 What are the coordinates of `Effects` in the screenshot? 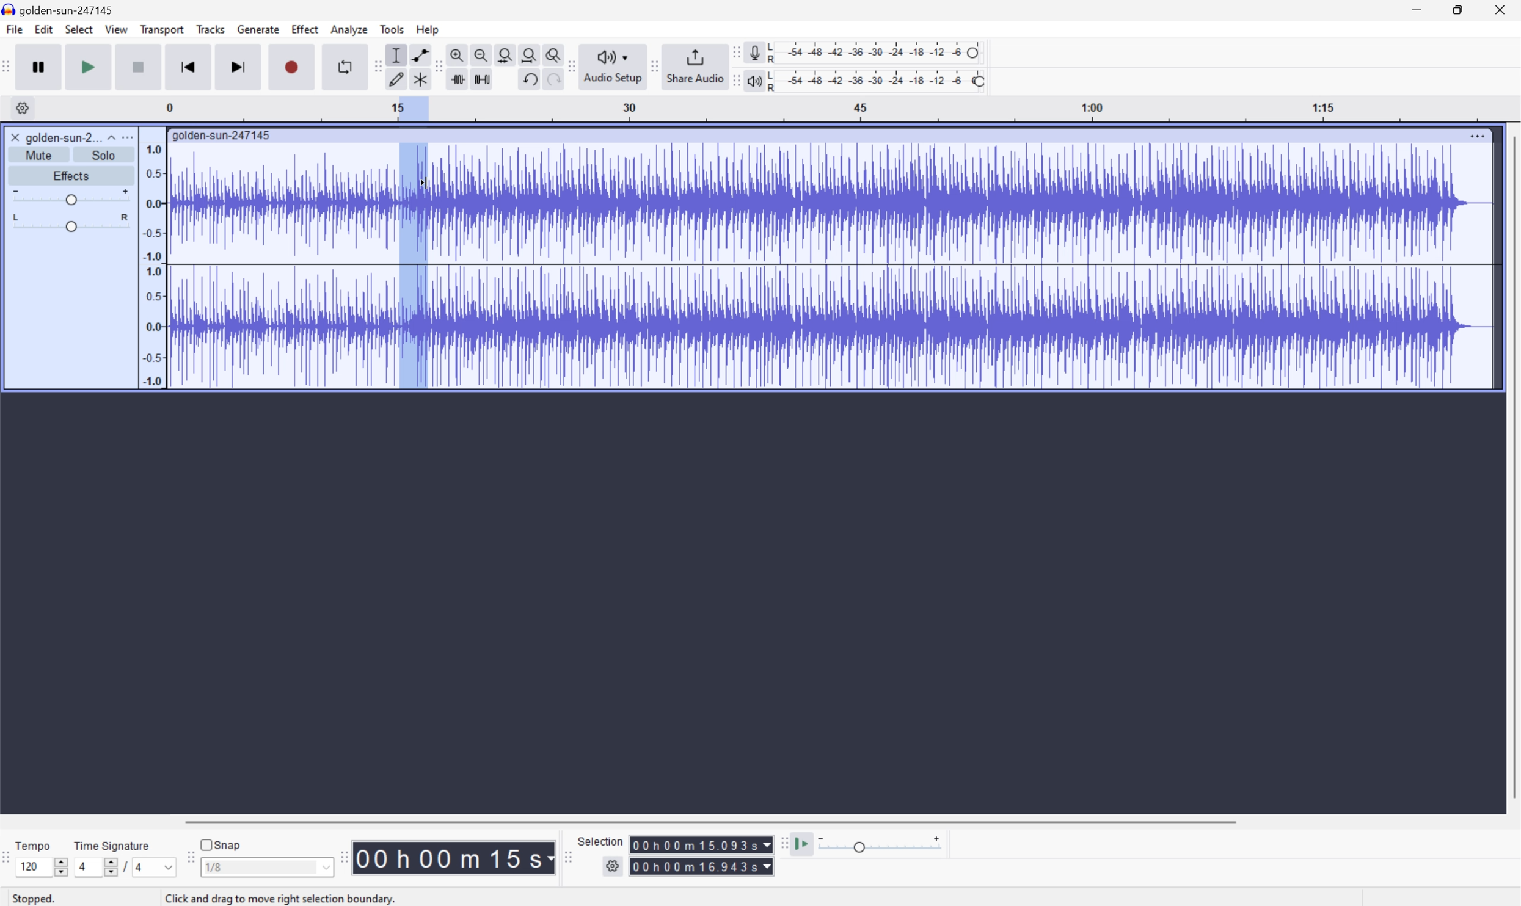 It's located at (71, 175).